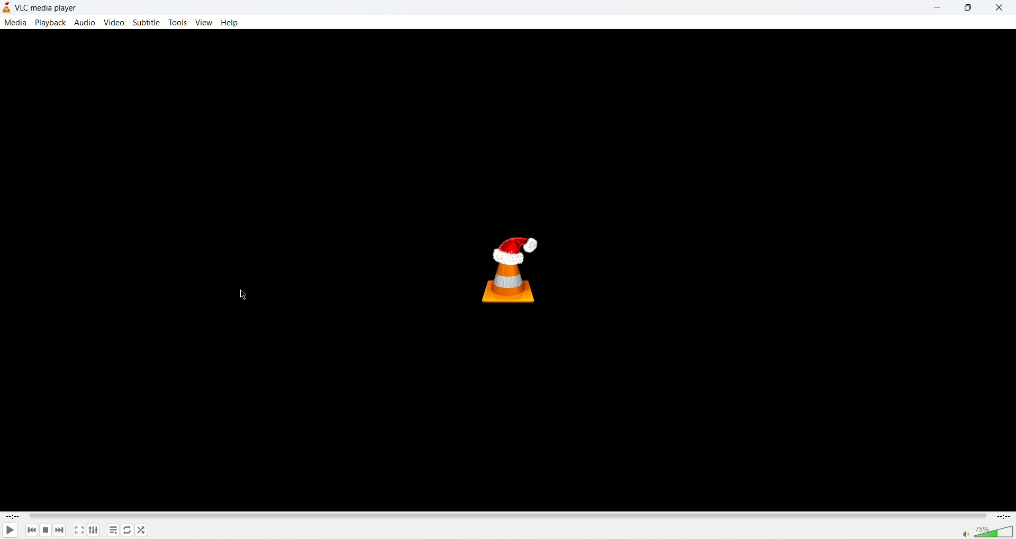 The width and height of the screenshot is (1016, 540). I want to click on time, so click(12, 518).